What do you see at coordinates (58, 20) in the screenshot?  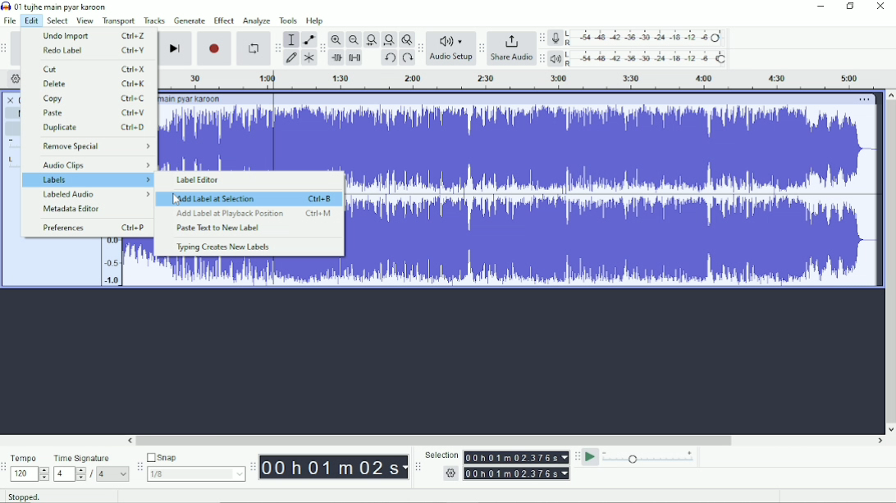 I see `Select` at bounding box center [58, 20].